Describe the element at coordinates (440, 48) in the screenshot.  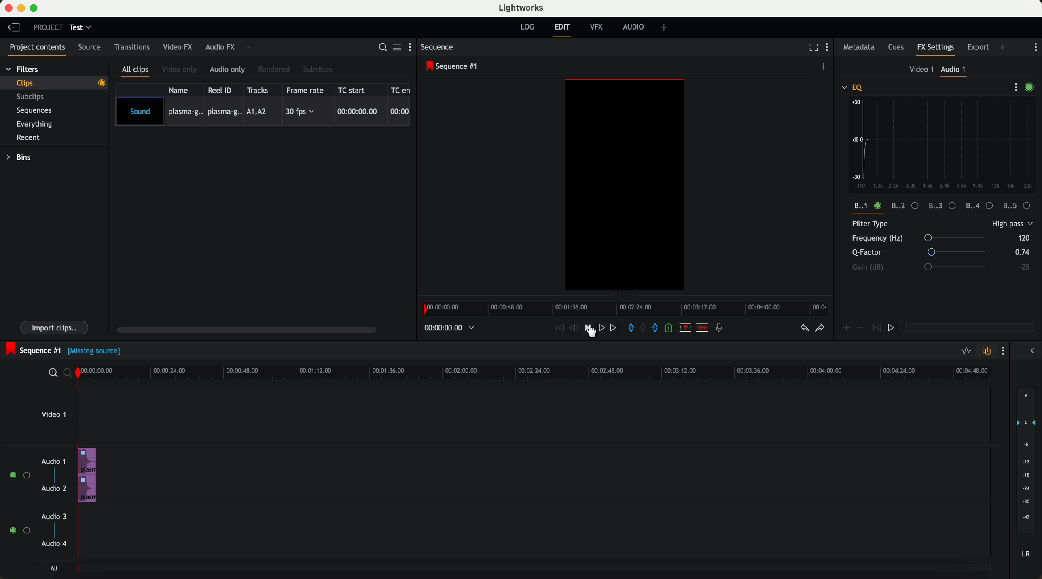
I see `sequence` at that location.